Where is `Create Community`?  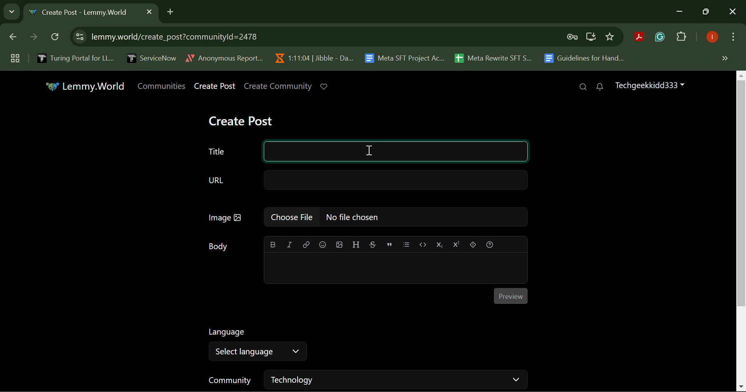
Create Community is located at coordinates (278, 87).